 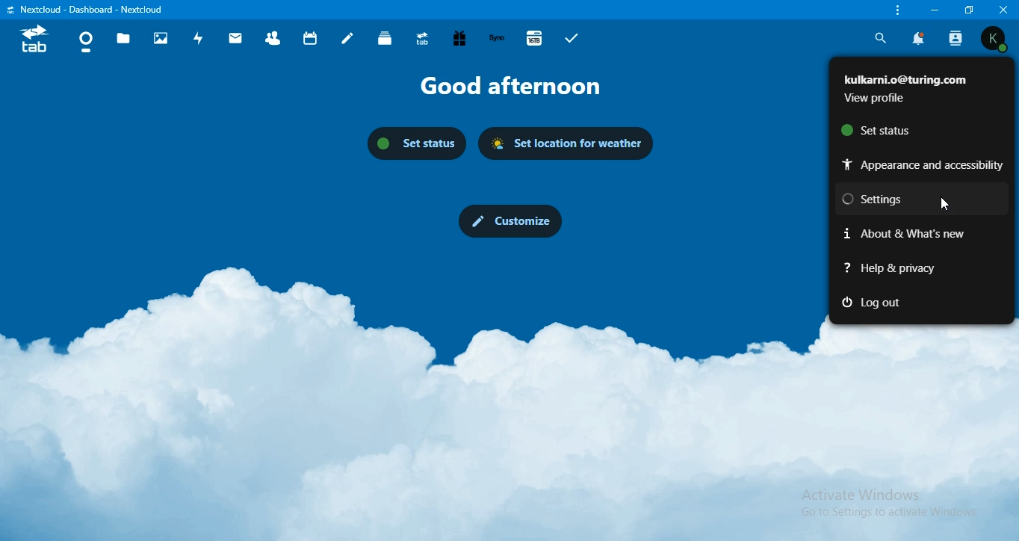 What do you see at coordinates (235, 40) in the screenshot?
I see `mail` at bounding box center [235, 40].